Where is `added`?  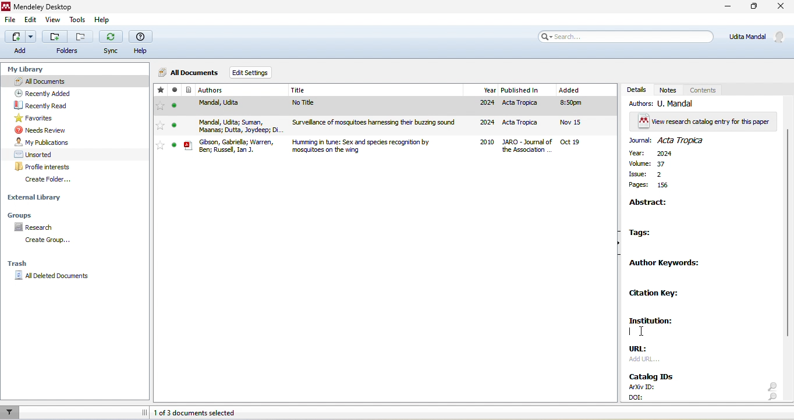
added is located at coordinates (582, 118).